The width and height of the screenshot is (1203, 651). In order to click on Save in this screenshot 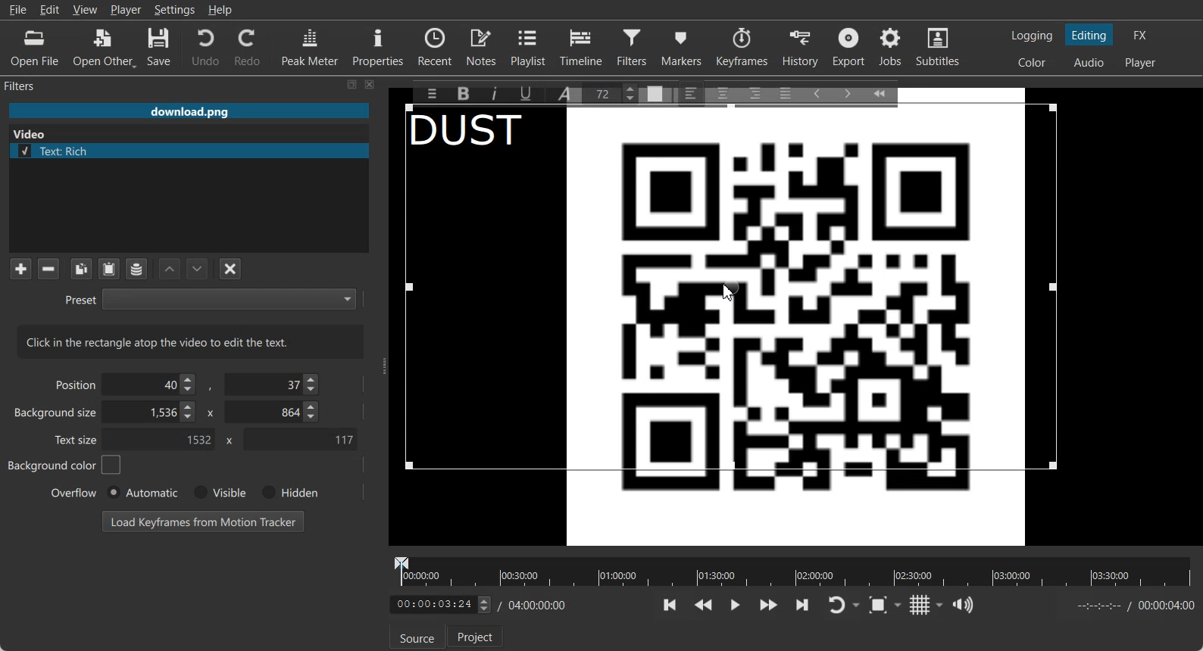, I will do `click(159, 48)`.